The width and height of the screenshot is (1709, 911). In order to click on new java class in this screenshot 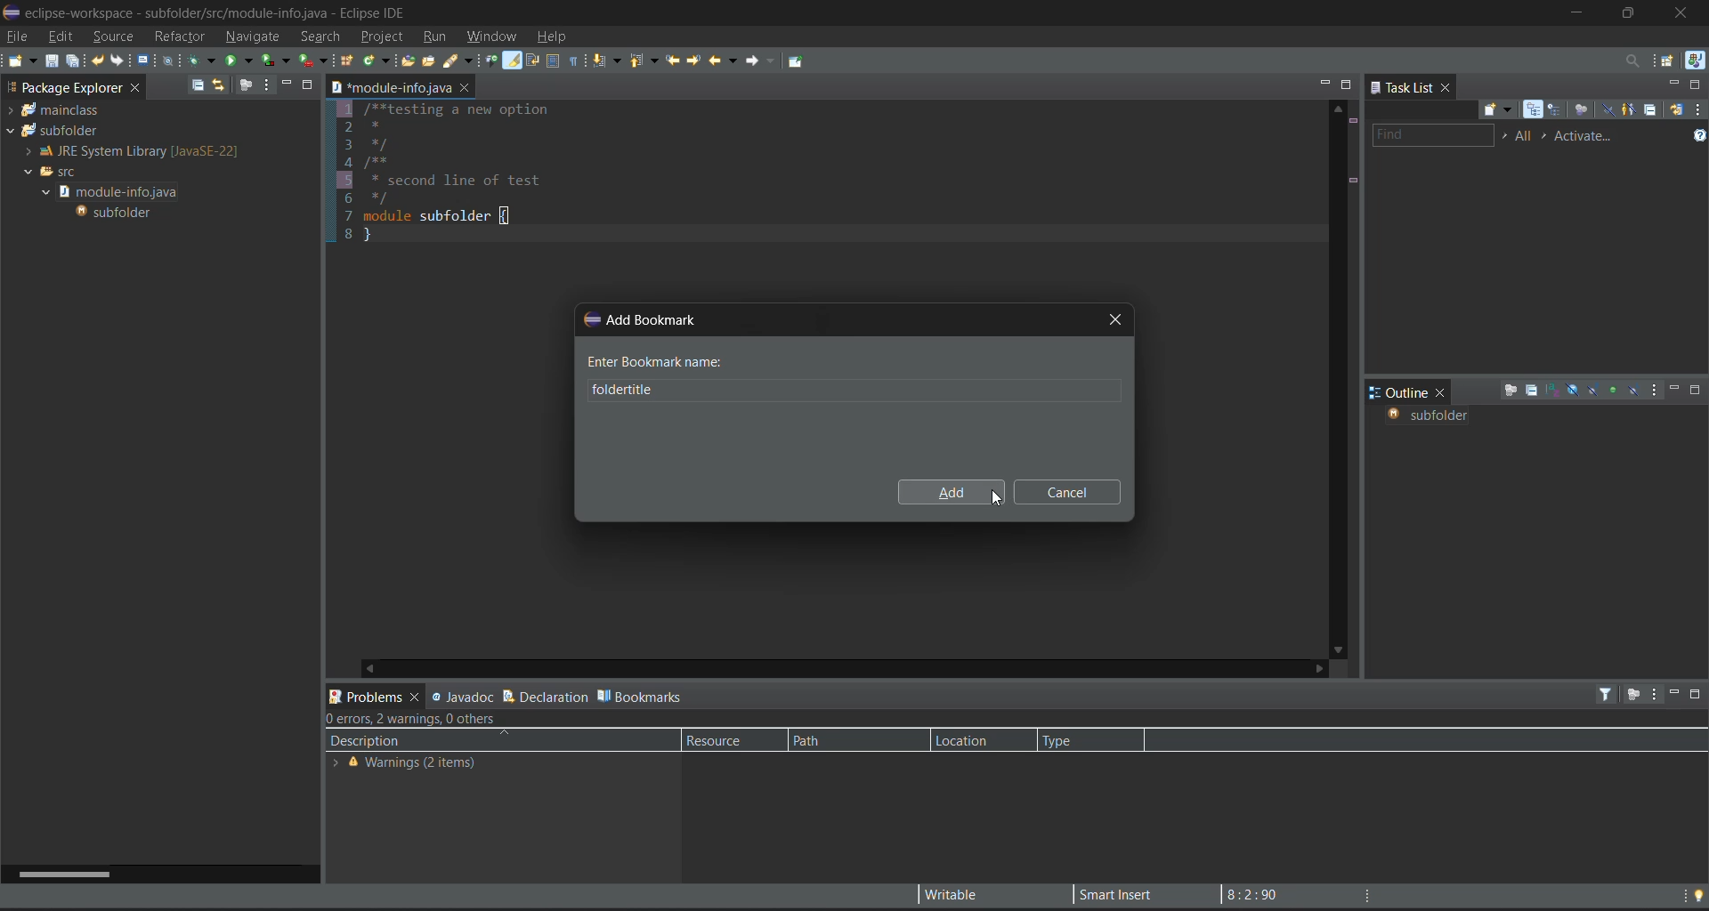, I will do `click(377, 60)`.